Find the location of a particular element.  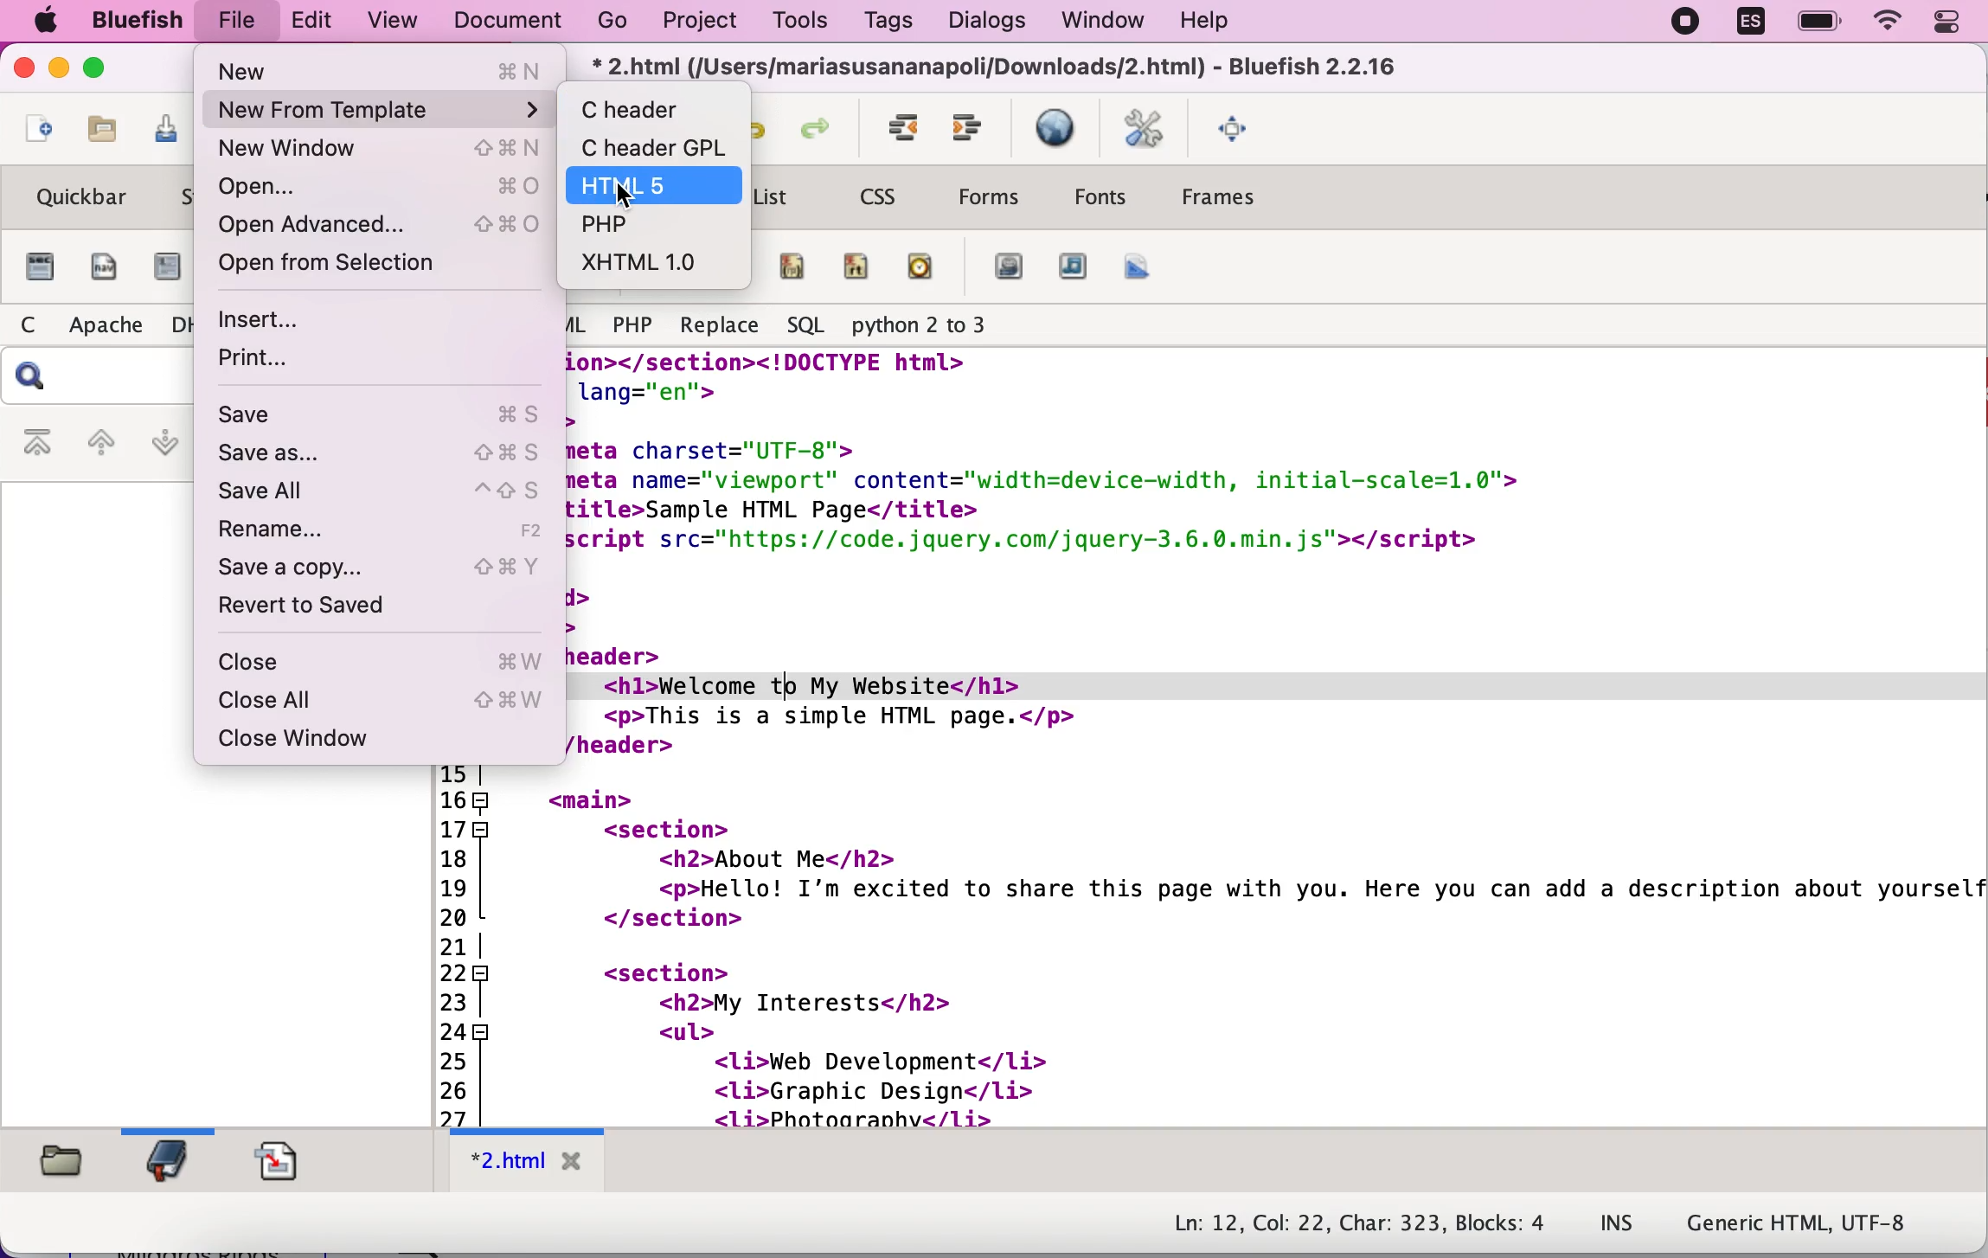

c header is located at coordinates (647, 109).